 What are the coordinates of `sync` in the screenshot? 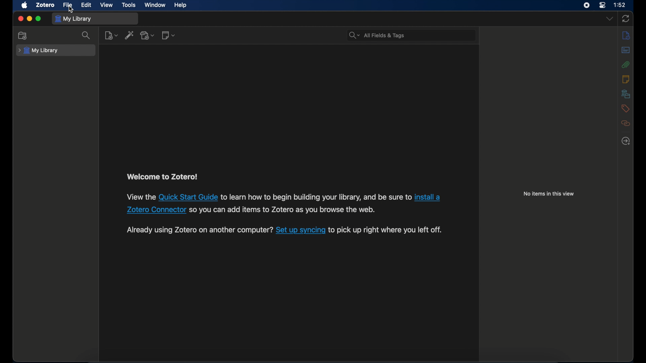 It's located at (626, 19).